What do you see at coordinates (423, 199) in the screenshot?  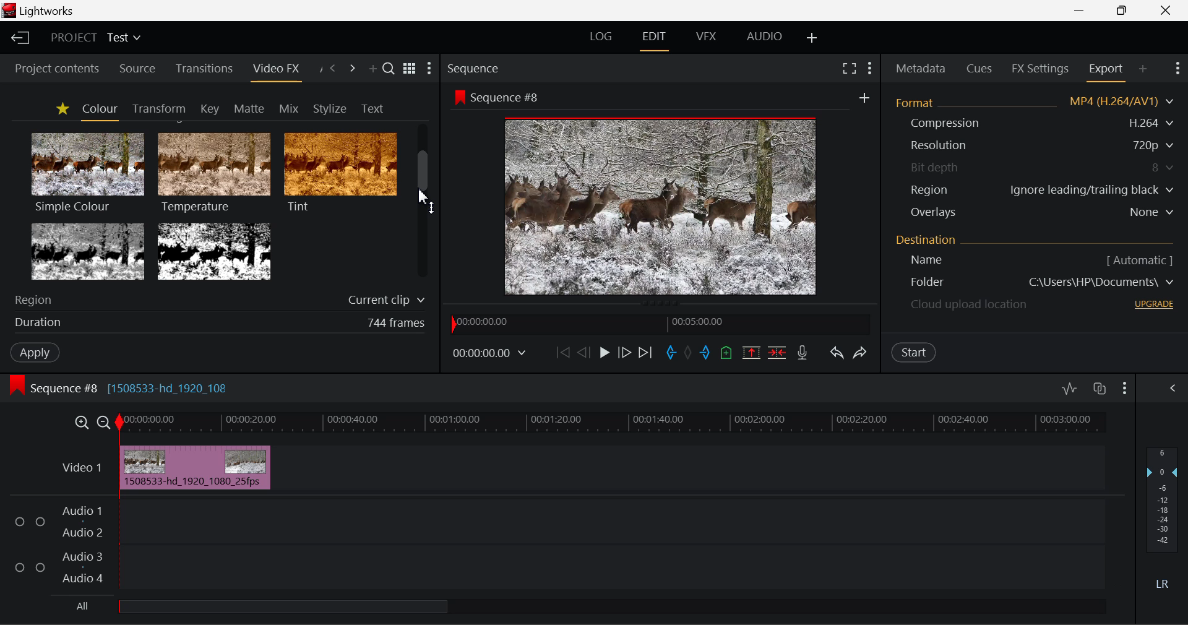 I see `MOUSE_UP Cursor Position` at bounding box center [423, 199].